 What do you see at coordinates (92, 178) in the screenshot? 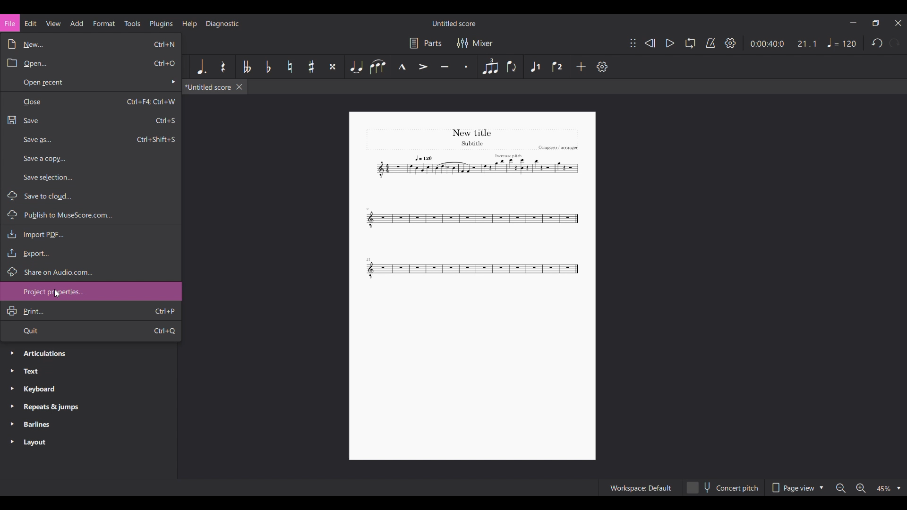
I see `Save selection...` at bounding box center [92, 178].